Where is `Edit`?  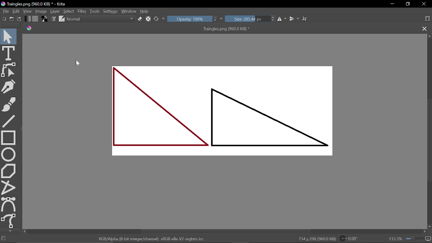
Edit is located at coordinates (16, 11).